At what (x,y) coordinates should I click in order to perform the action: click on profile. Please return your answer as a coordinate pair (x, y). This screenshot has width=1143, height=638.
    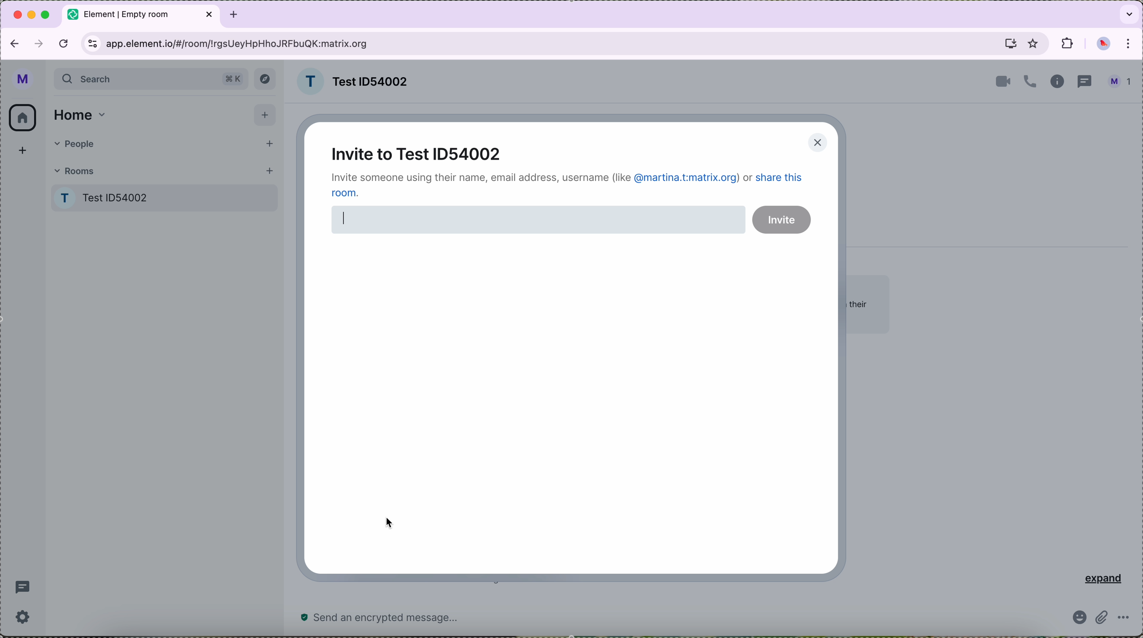
    Looking at the image, I should click on (1122, 82).